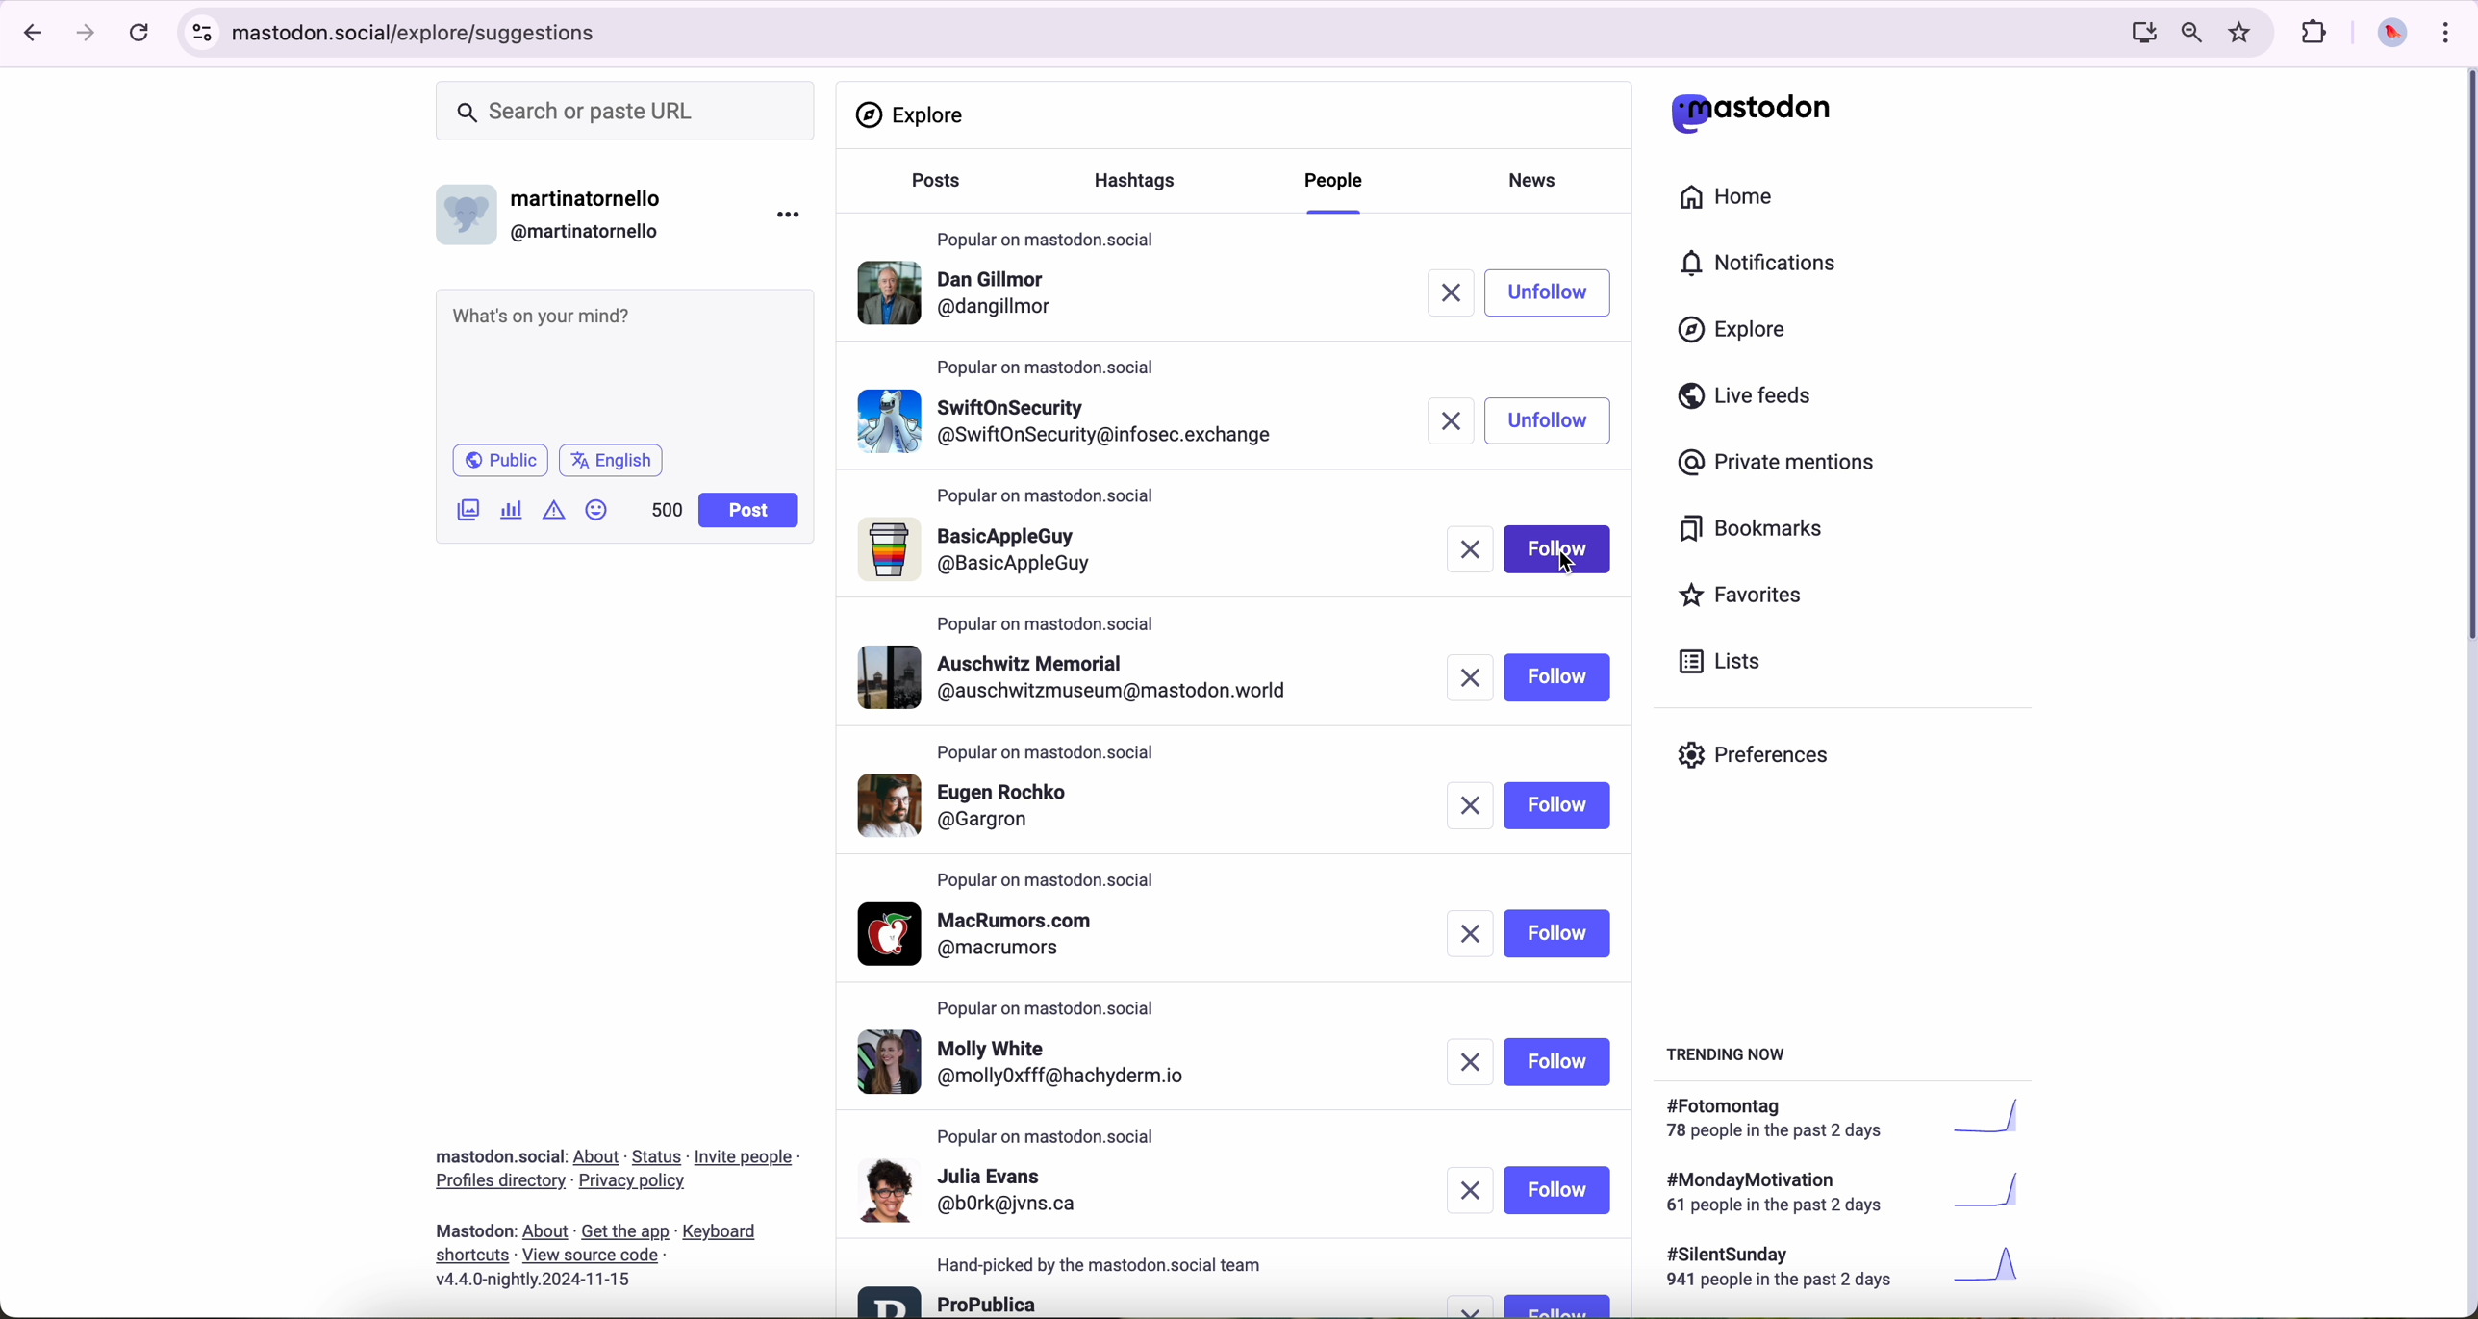  What do you see at coordinates (1737, 201) in the screenshot?
I see `home` at bounding box center [1737, 201].